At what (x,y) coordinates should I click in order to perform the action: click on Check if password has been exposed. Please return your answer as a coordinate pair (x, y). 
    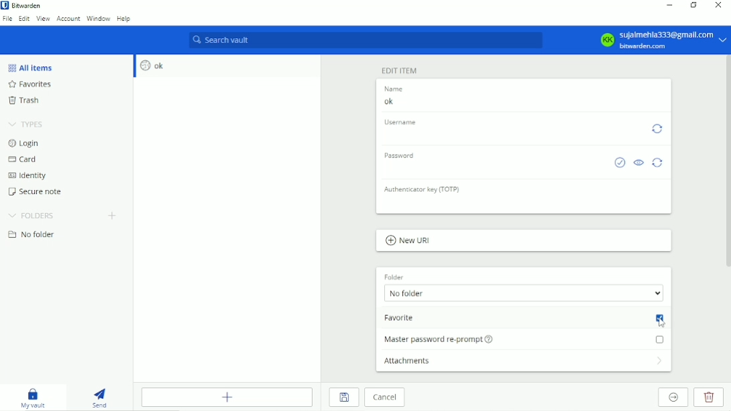
    Looking at the image, I should click on (619, 163).